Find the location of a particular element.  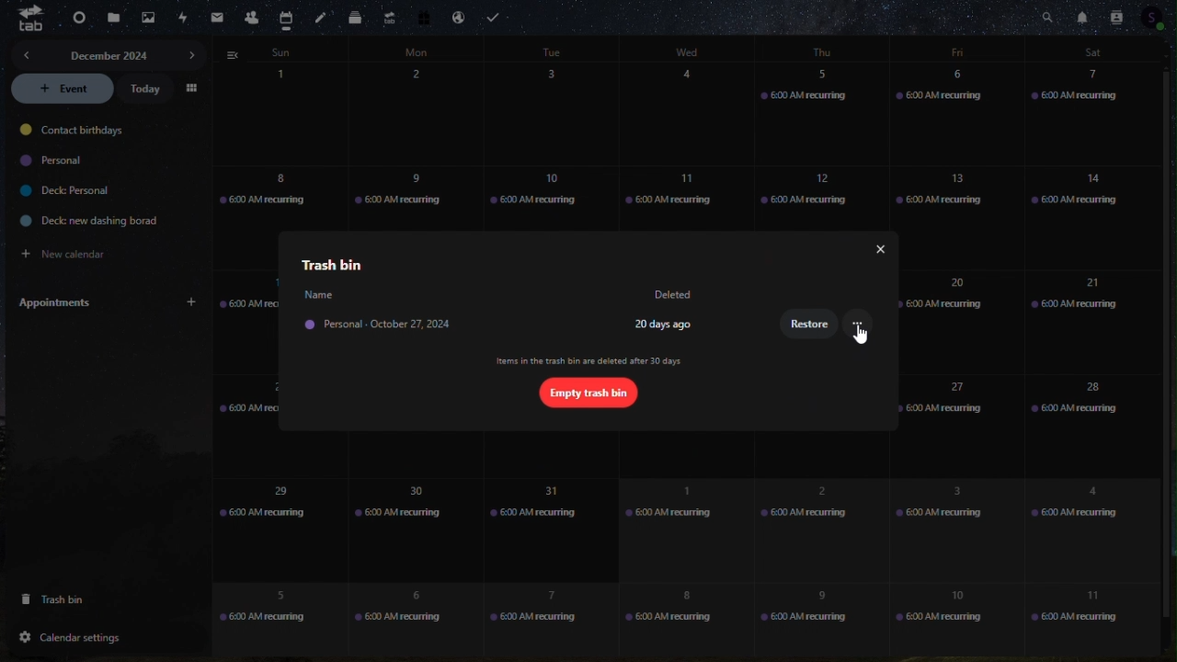

empty trash bin is located at coordinates (587, 392).